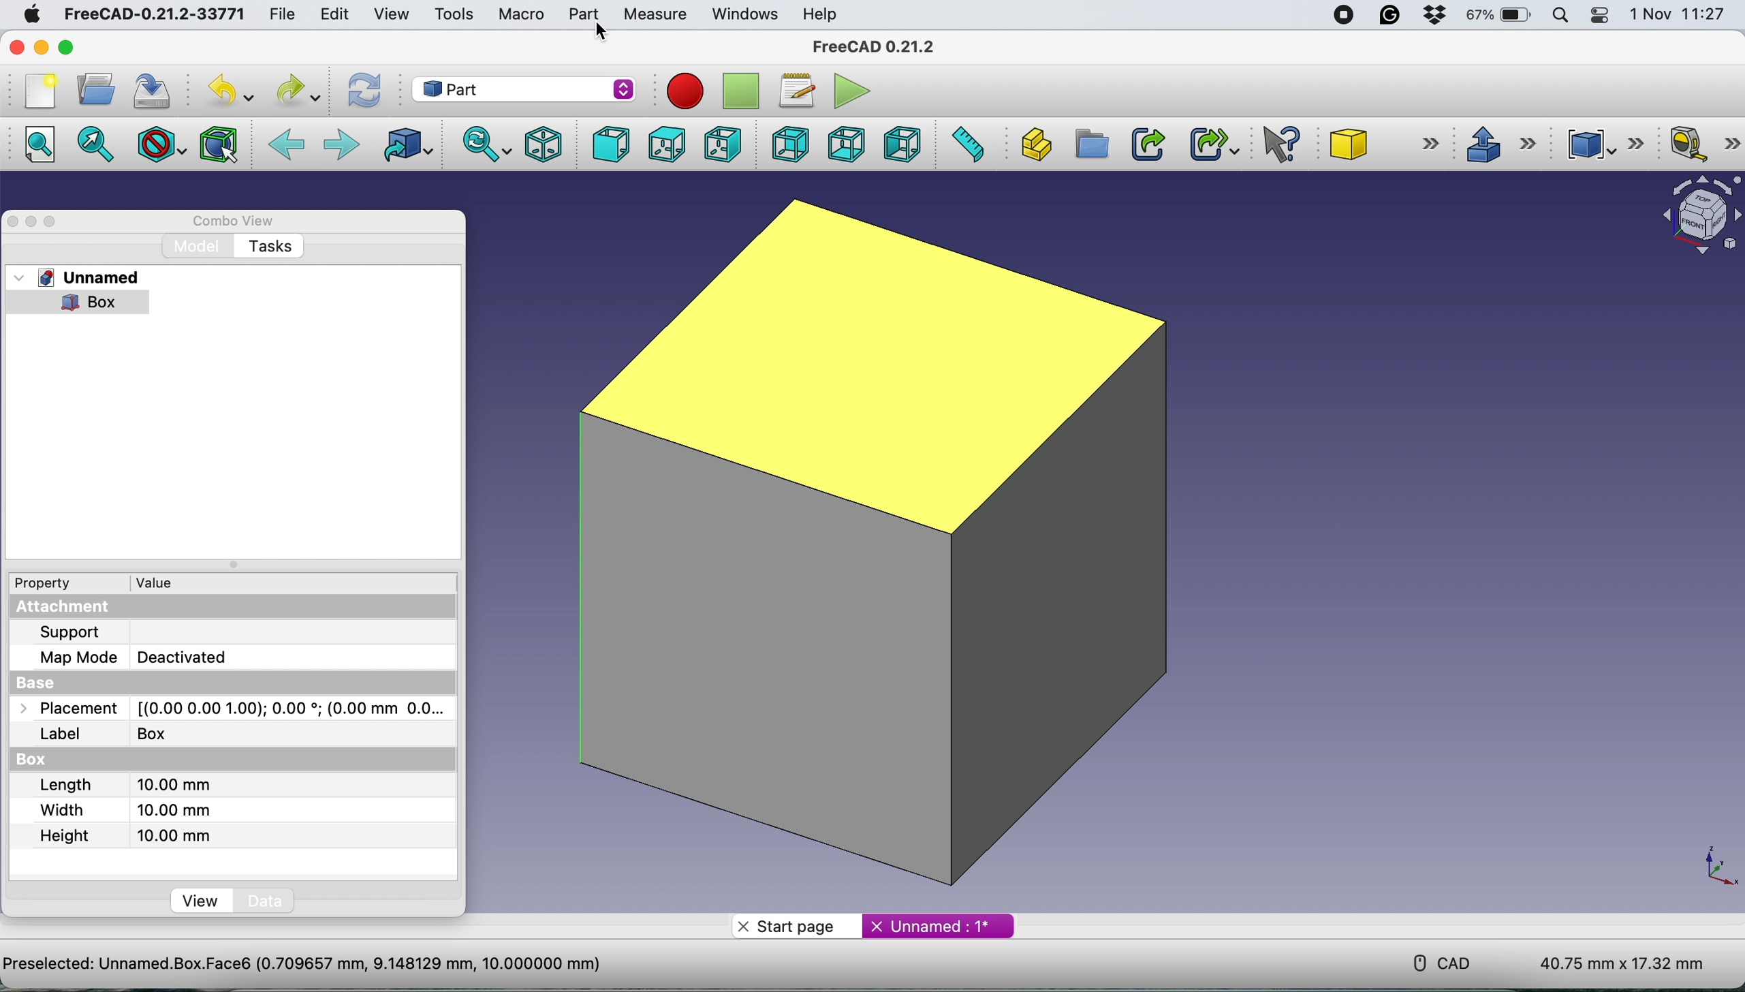 This screenshot has width=1745, height=992. Describe the element at coordinates (789, 927) in the screenshot. I see `start page` at that location.